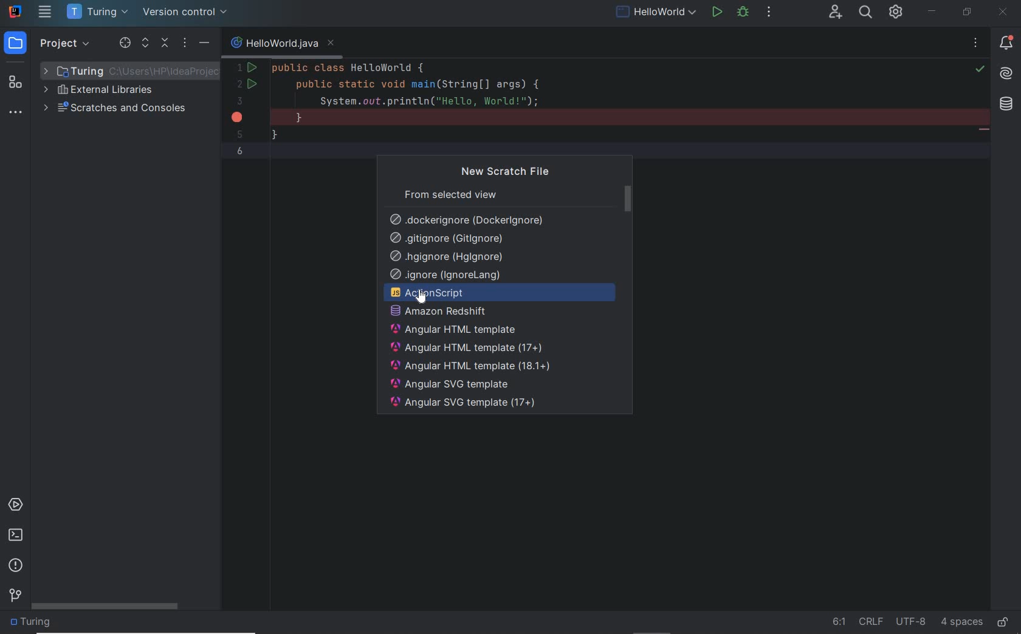 This screenshot has width=1021, height=634. What do you see at coordinates (50, 42) in the screenshot?
I see `project` at bounding box center [50, 42].